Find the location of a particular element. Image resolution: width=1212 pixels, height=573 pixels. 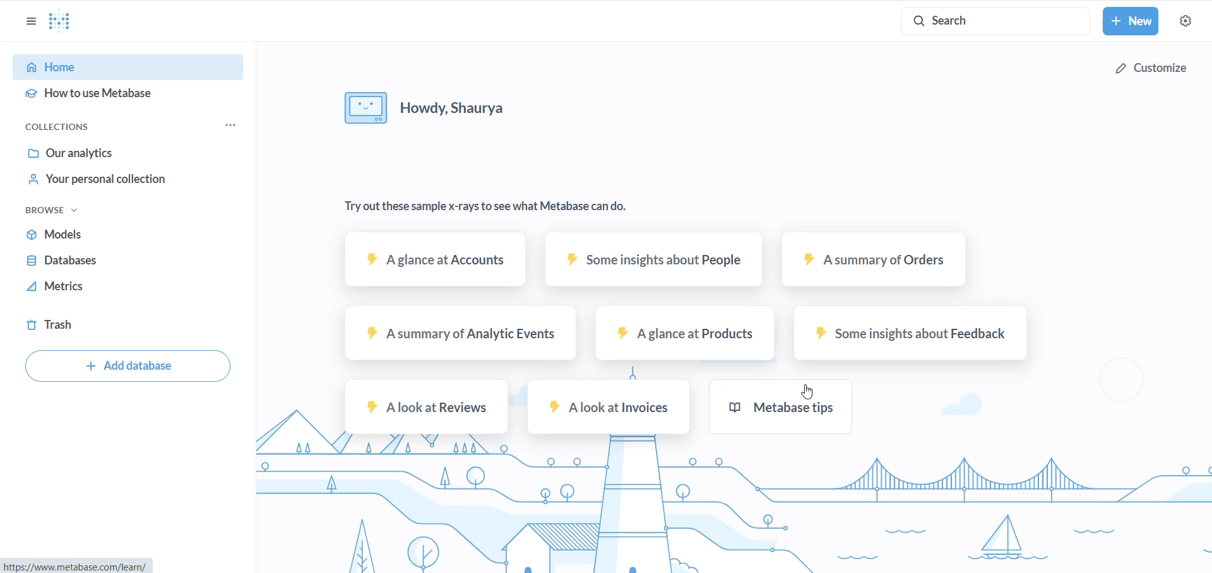

databases is located at coordinates (85, 263).